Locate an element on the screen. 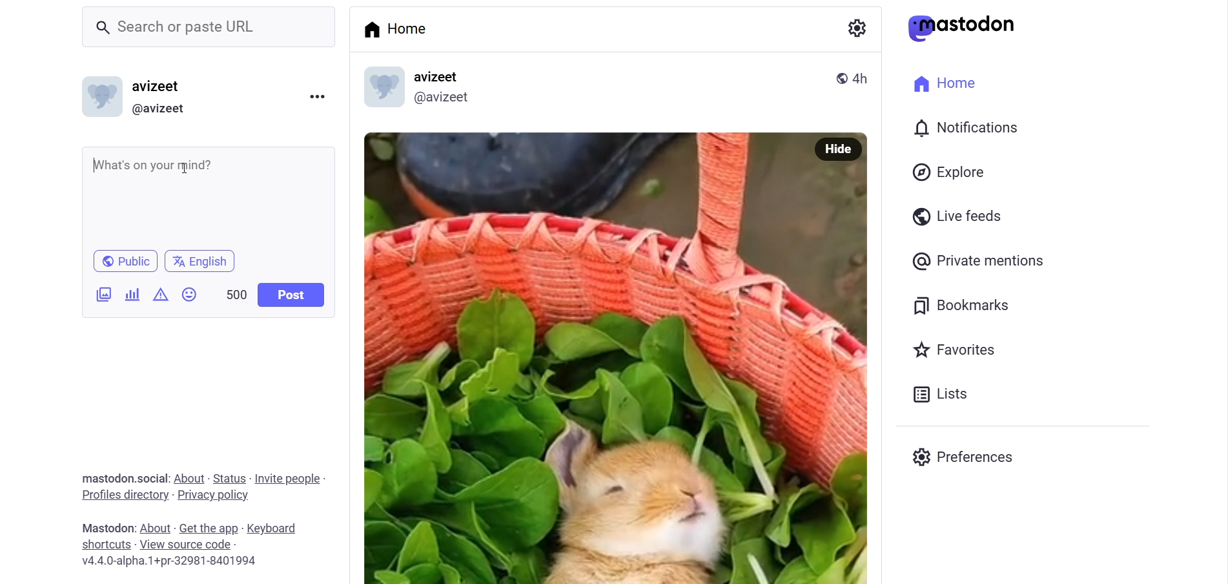  Live Feeds is located at coordinates (957, 216).